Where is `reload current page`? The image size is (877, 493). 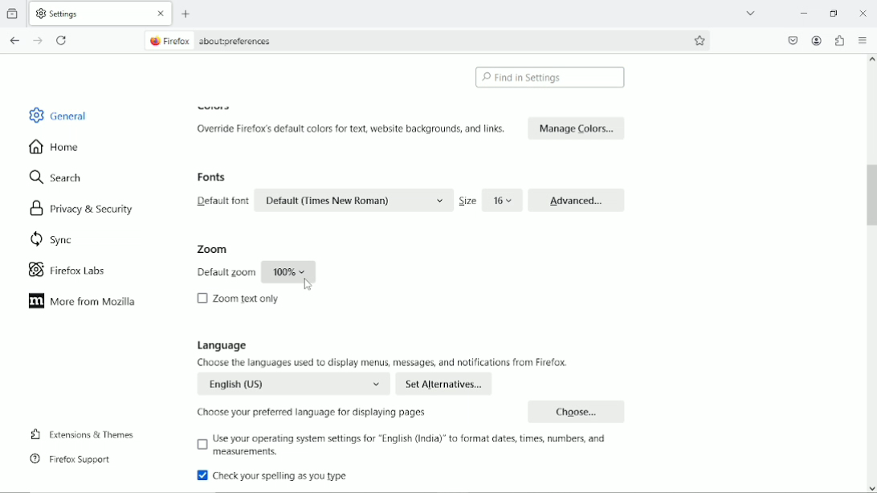 reload current page is located at coordinates (63, 39).